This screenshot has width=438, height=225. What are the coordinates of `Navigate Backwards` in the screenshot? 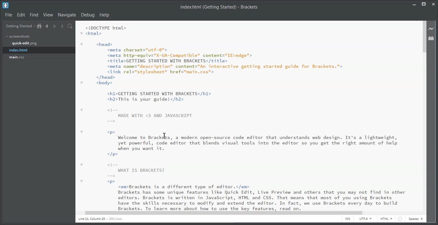 It's located at (47, 26).